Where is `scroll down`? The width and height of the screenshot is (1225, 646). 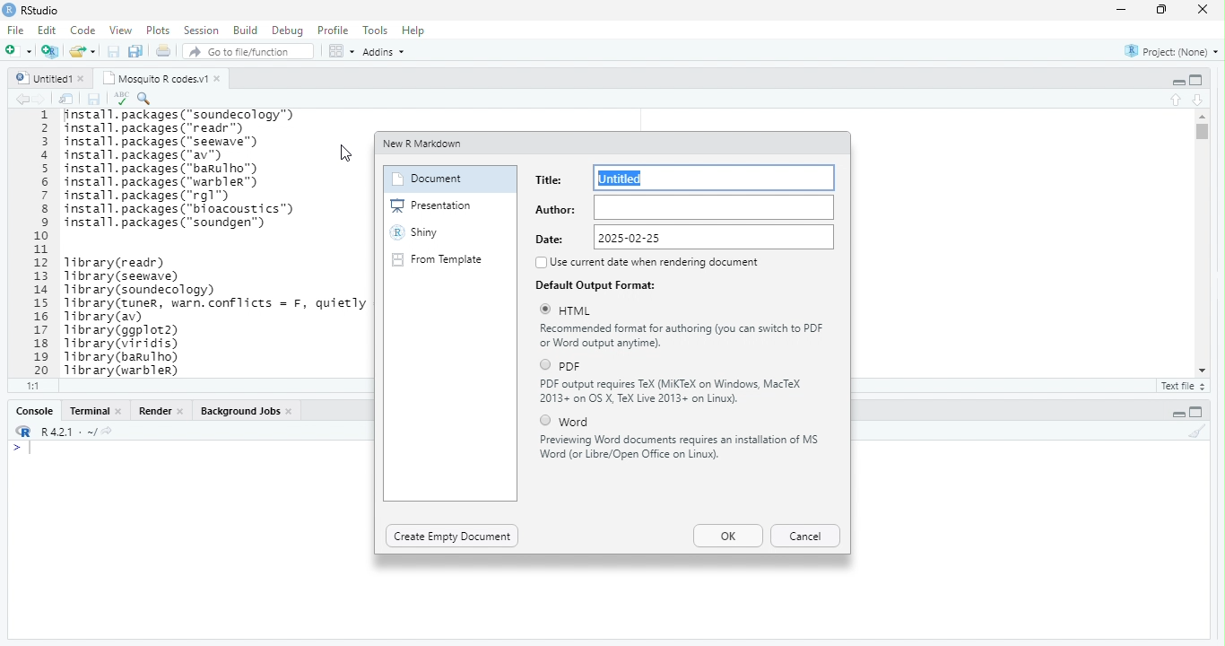
scroll down is located at coordinates (1203, 371).